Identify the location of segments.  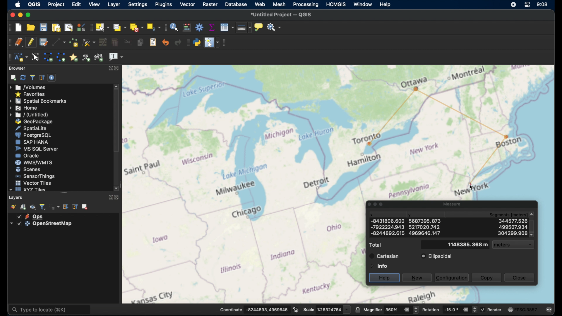
(514, 220).